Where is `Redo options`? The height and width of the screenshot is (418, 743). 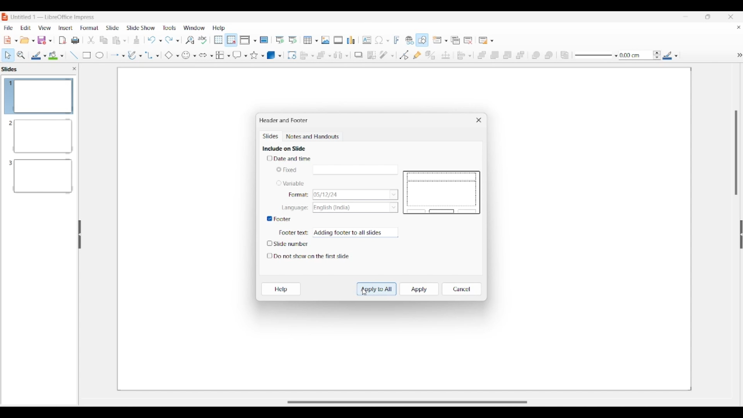
Redo options is located at coordinates (172, 39).